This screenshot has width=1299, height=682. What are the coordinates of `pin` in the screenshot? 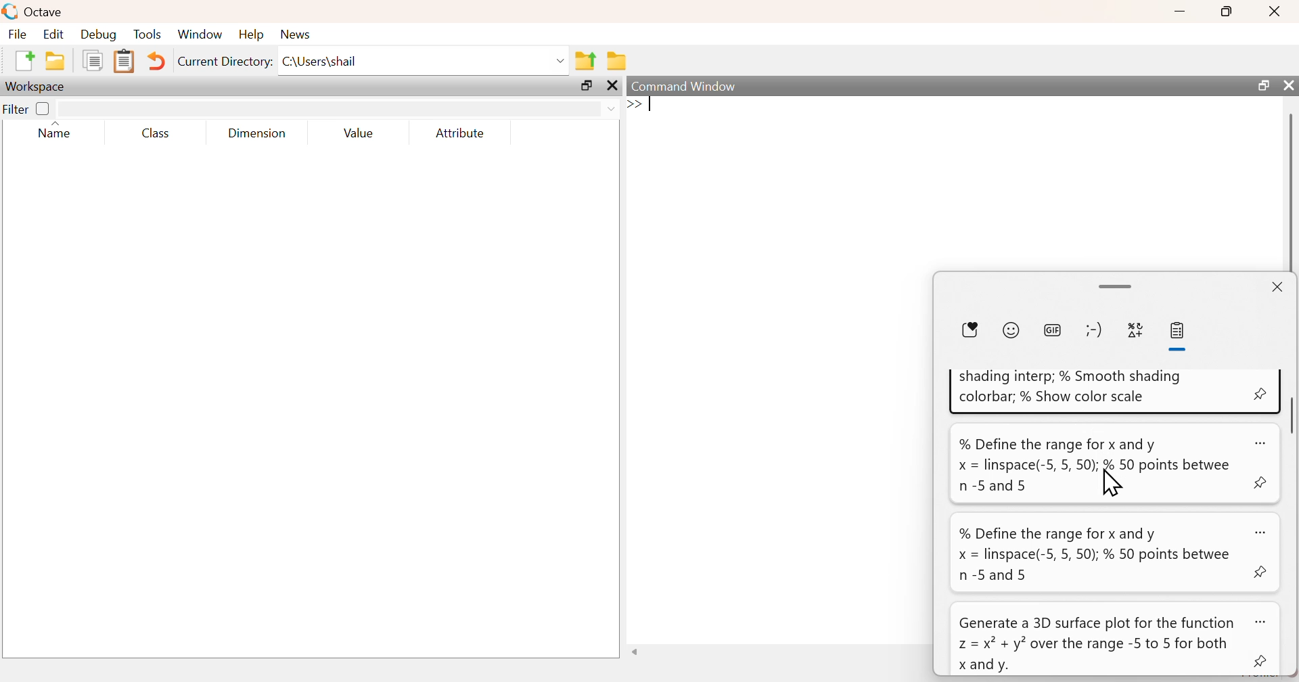 It's located at (1262, 662).